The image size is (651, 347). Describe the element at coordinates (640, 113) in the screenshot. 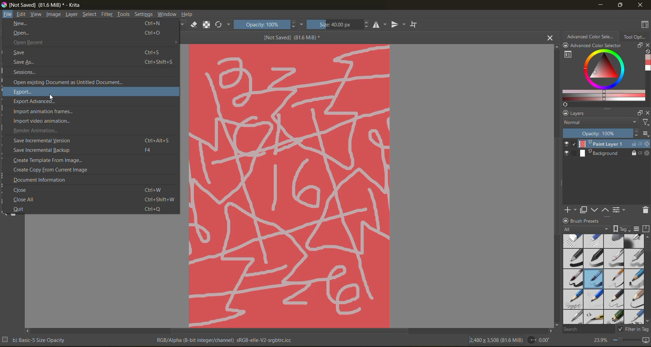

I see `float docker` at that location.